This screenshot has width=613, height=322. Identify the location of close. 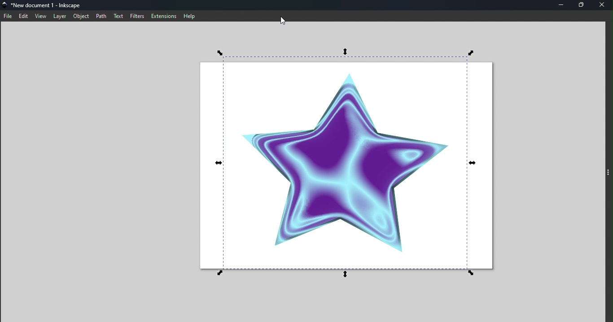
(604, 5).